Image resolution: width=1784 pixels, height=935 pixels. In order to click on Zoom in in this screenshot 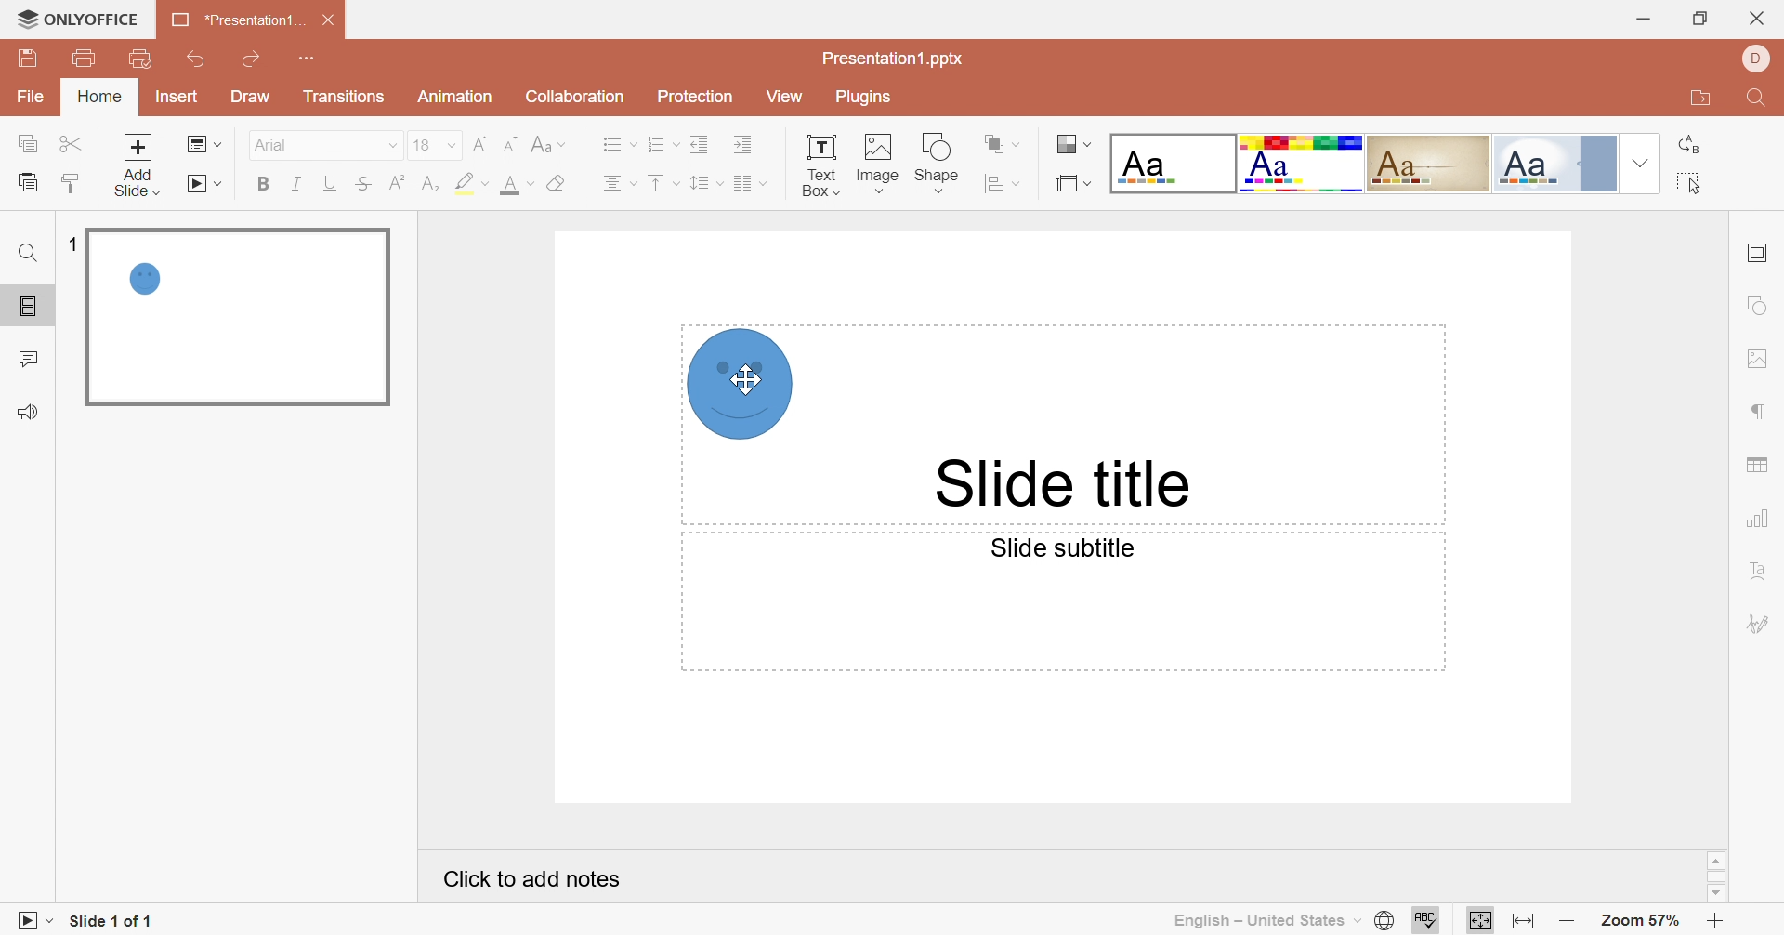, I will do `click(1715, 922)`.